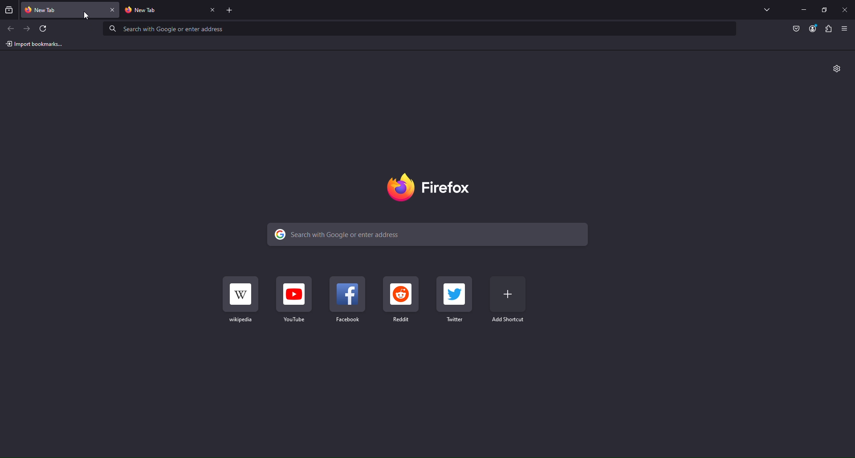 Image resolution: width=855 pixels, height=458 pixels. I want to click on Next, so click(28, 29).